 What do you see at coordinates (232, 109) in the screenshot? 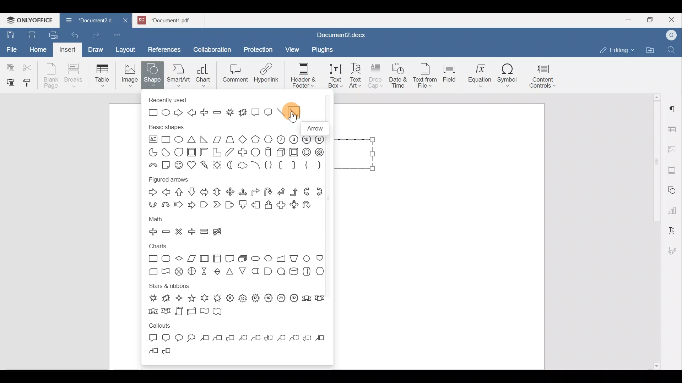
I see `Recently used shapes` at bounding box center [232, 109].